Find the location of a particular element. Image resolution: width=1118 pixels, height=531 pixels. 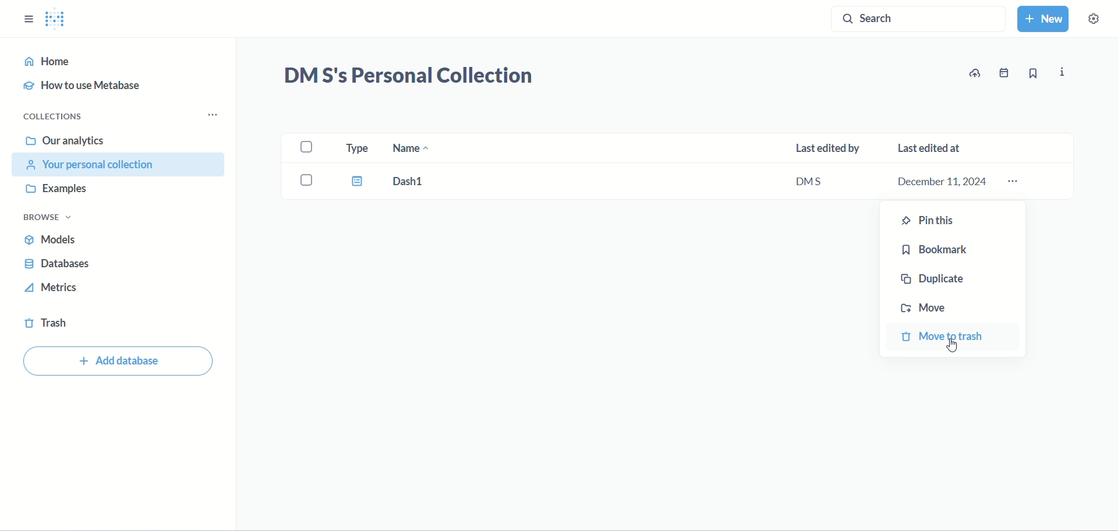

move to trash is located at coordinates (951, 338).